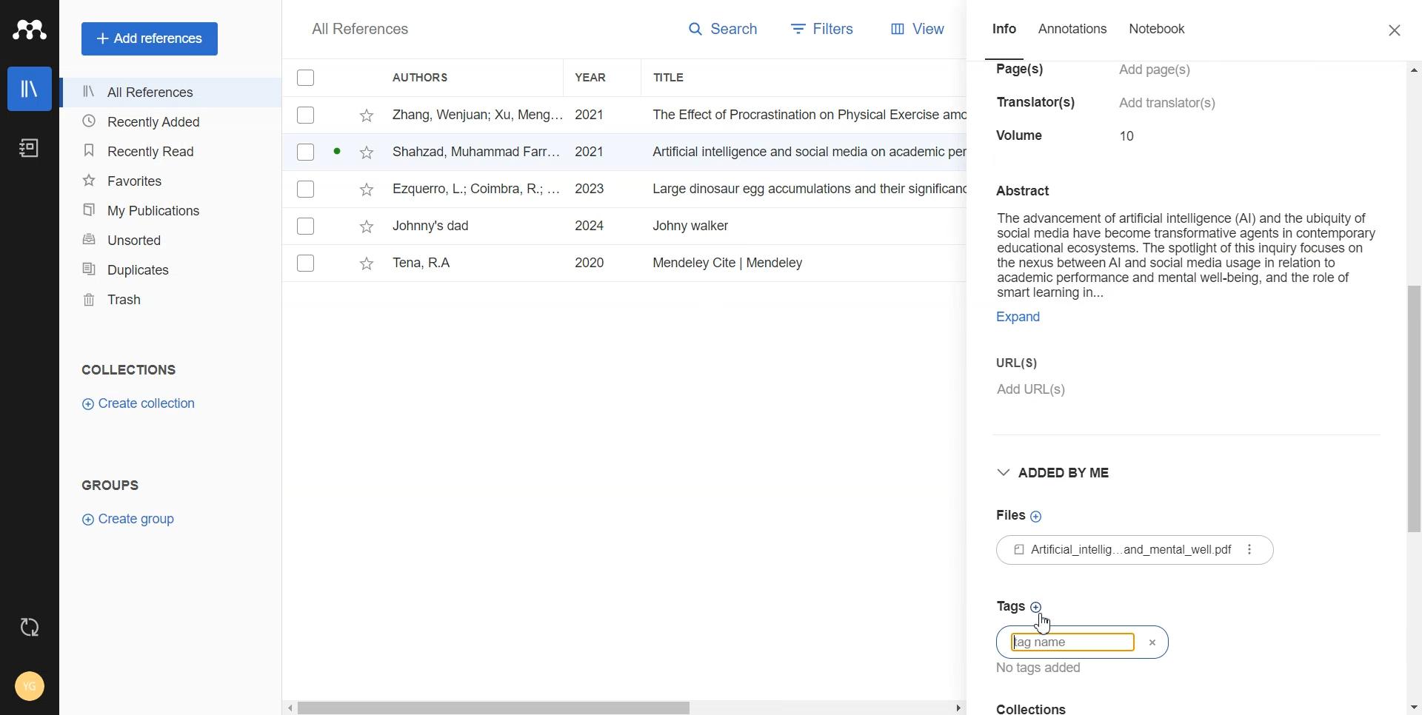 Image resolution: width=1422 pixels, height=715 pixels. Describe the element at coordinates (622, 226) in the screenshot. I see `File` at that location.